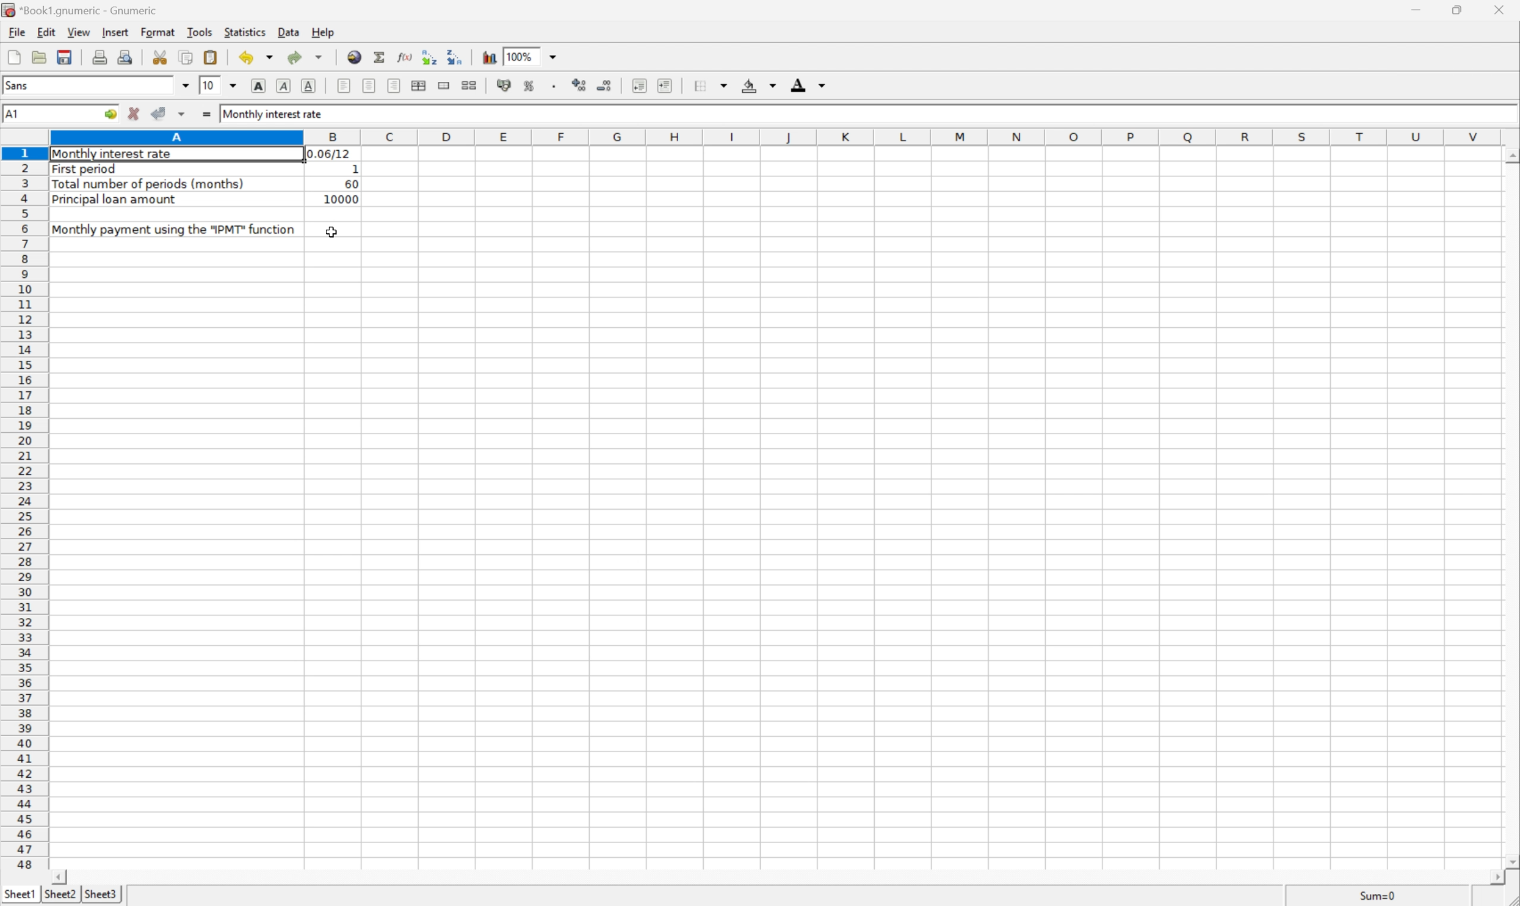 Image resolution: width=1520 pixels, height=906 pixels. Describe the element at coordinates (353, 56) in the screenshot. I see `Insert a hyperlink` at that location.